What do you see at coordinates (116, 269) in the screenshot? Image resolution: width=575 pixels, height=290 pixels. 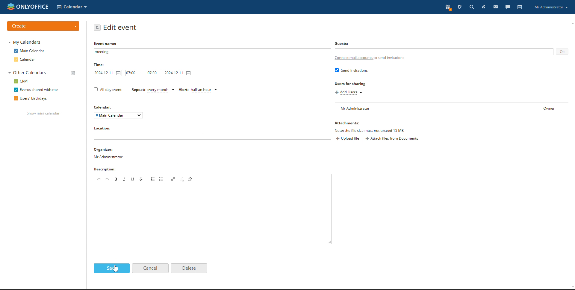 I see `cursor` at bounding box center [116, 269].